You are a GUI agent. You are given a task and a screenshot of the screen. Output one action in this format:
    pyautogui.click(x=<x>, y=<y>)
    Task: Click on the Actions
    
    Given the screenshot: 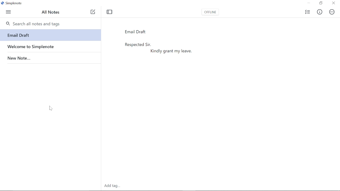 What is the action you would take?
    pyautogui.click(x=331, y=12)
    